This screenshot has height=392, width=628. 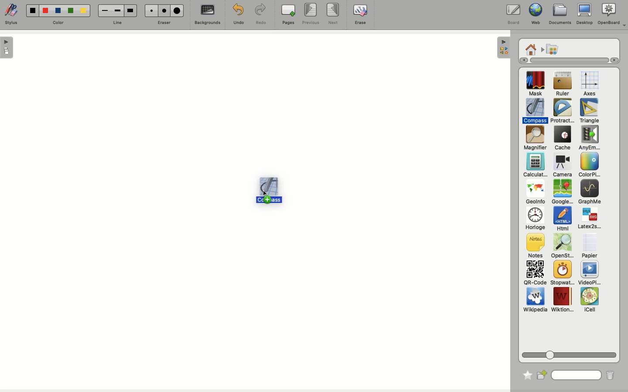 I want to click on Backgrounds, so click(x=206, y=16).